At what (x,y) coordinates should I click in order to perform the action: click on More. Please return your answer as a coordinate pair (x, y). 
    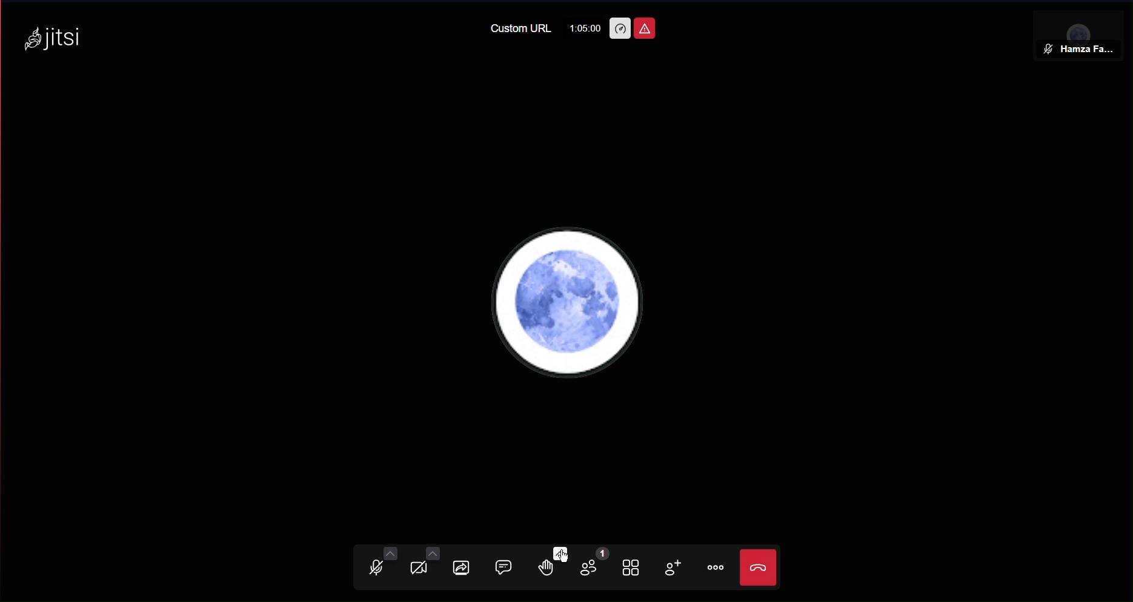
    Looking at the image, I should click on (714, 567).